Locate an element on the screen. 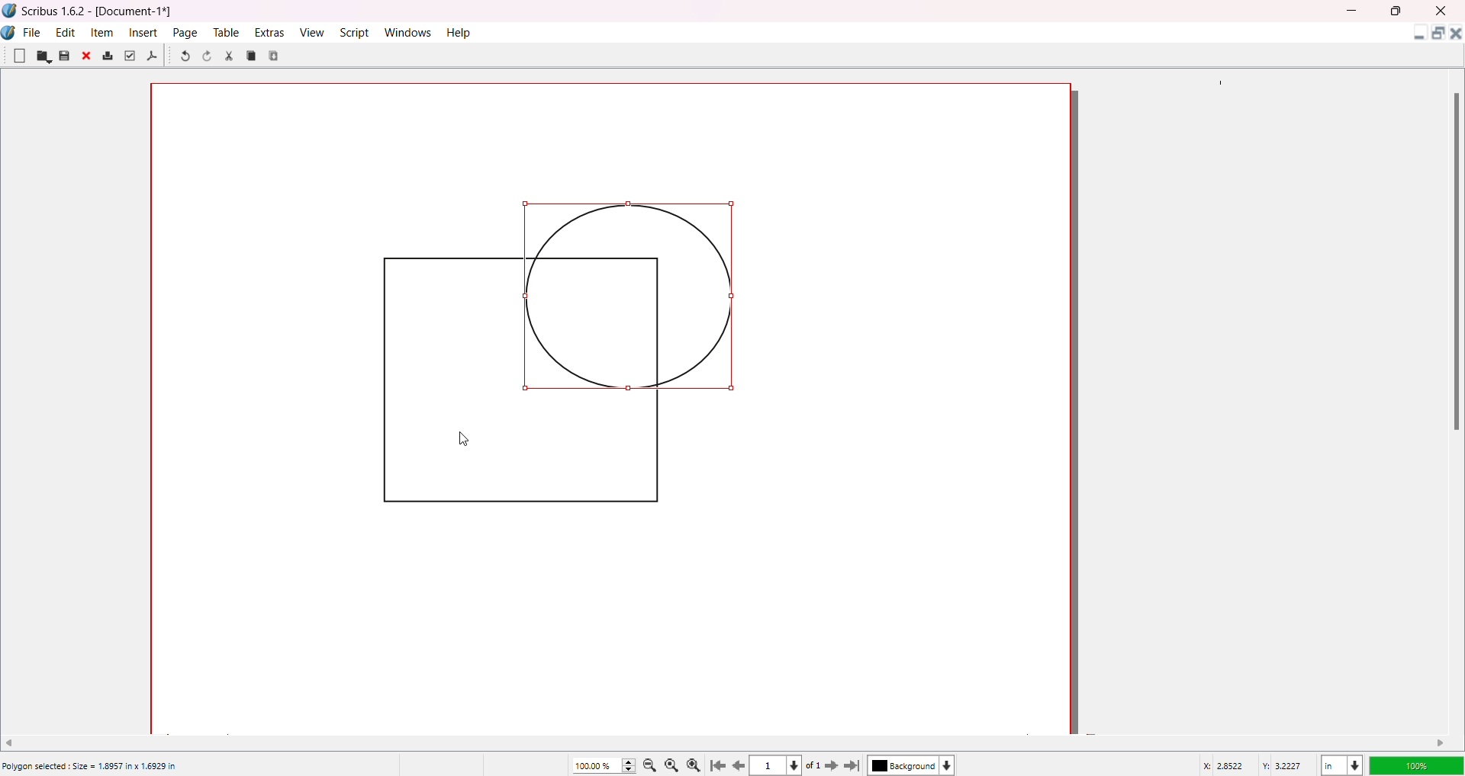  MInimize is located at coordinates (1354, 11).